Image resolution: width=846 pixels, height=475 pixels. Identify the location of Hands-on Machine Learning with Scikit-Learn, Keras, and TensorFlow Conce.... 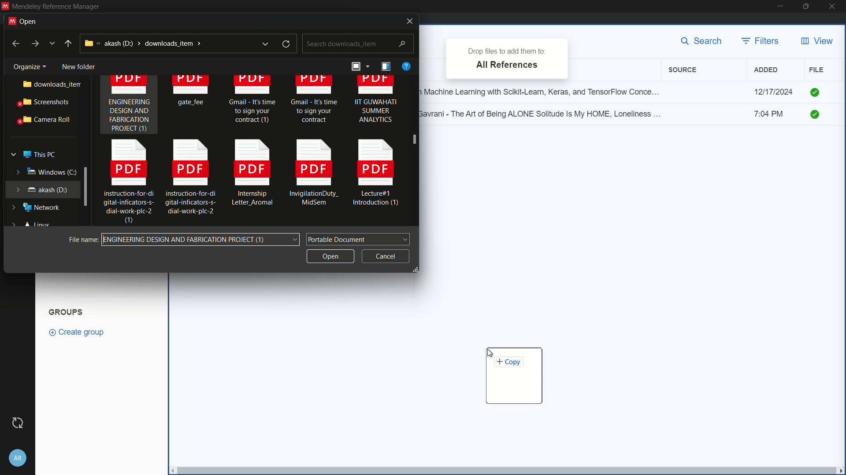
(545, 90).